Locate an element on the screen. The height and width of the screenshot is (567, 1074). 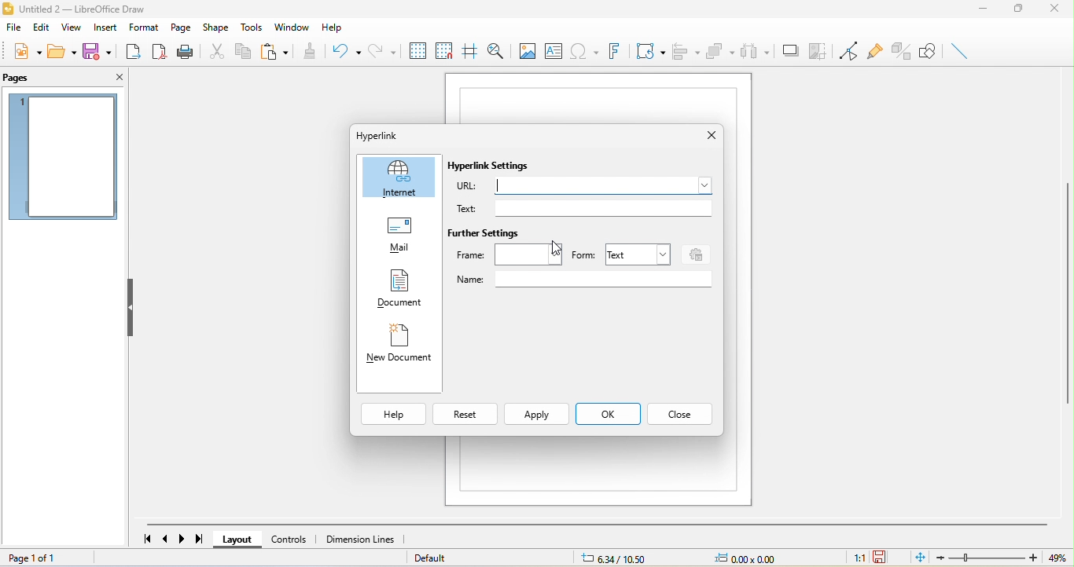
ok is located at coordinates (609, 413).